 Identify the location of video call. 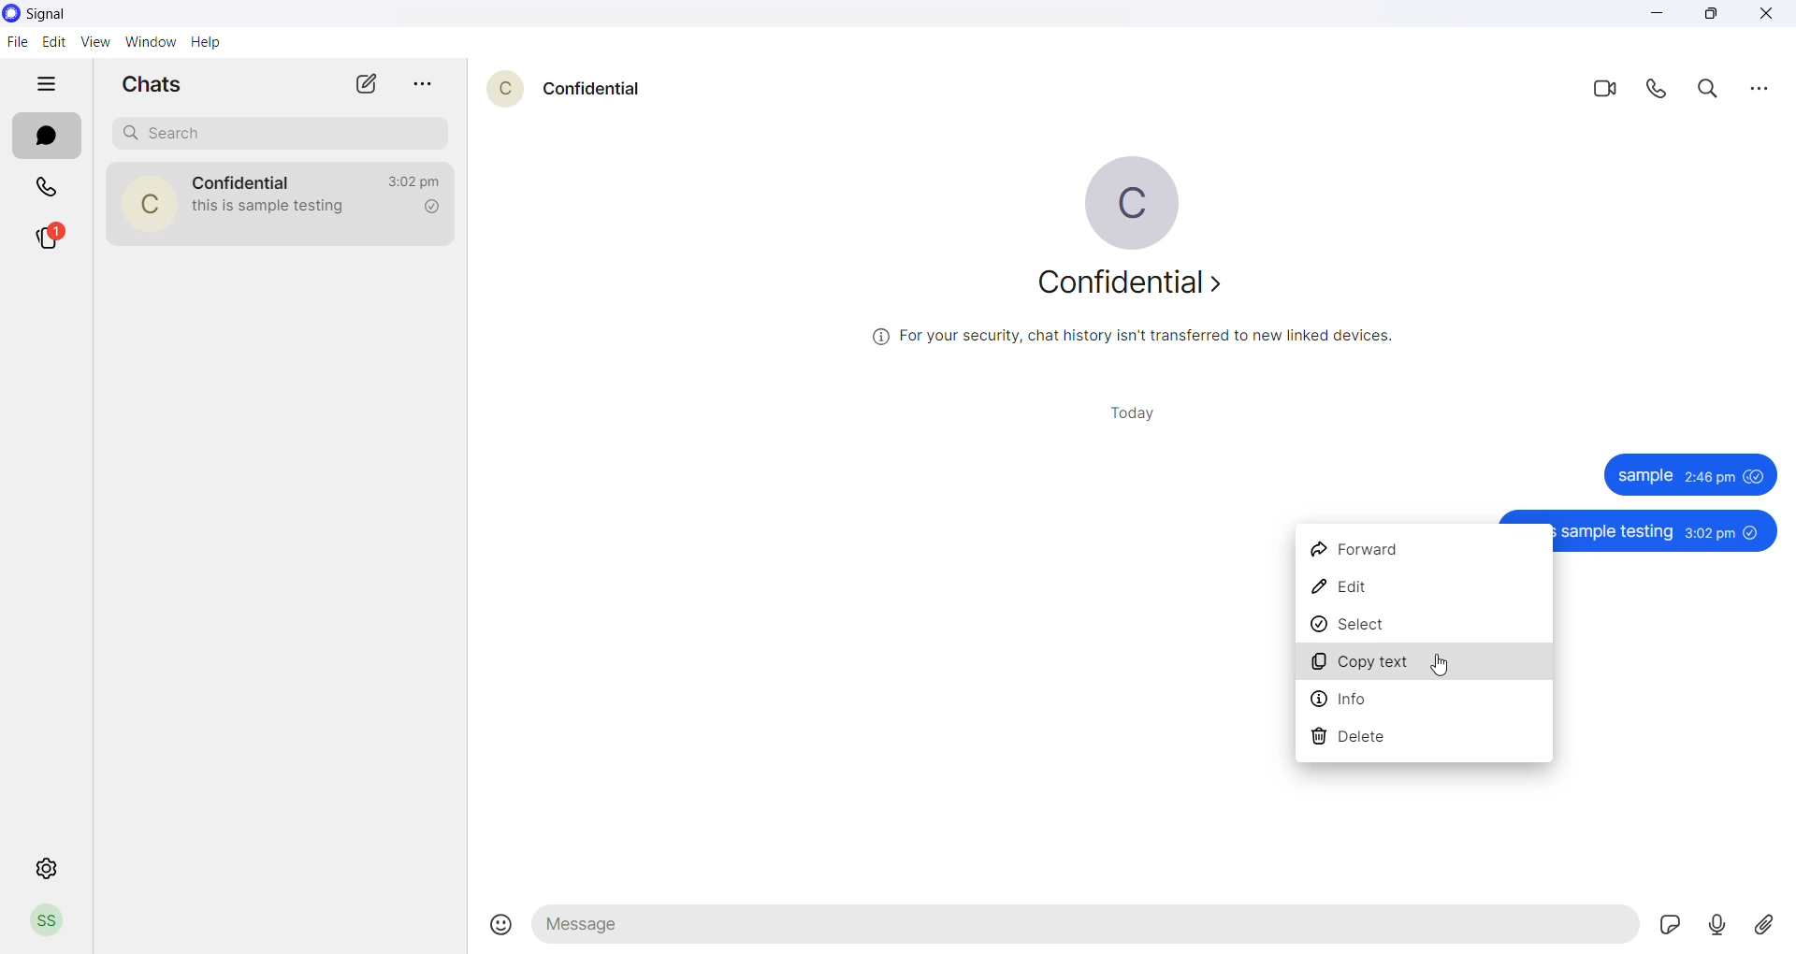
(1601, 93).